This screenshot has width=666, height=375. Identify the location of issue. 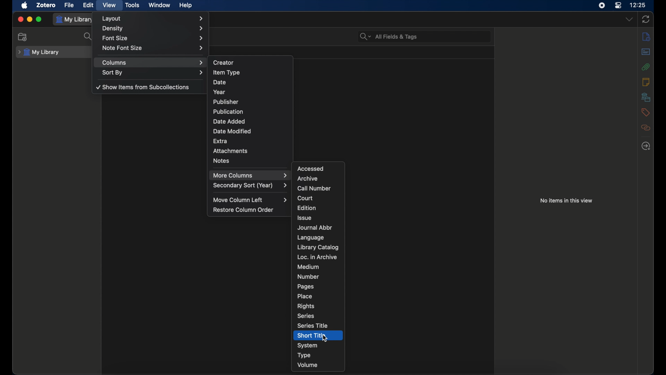
(305, 218).